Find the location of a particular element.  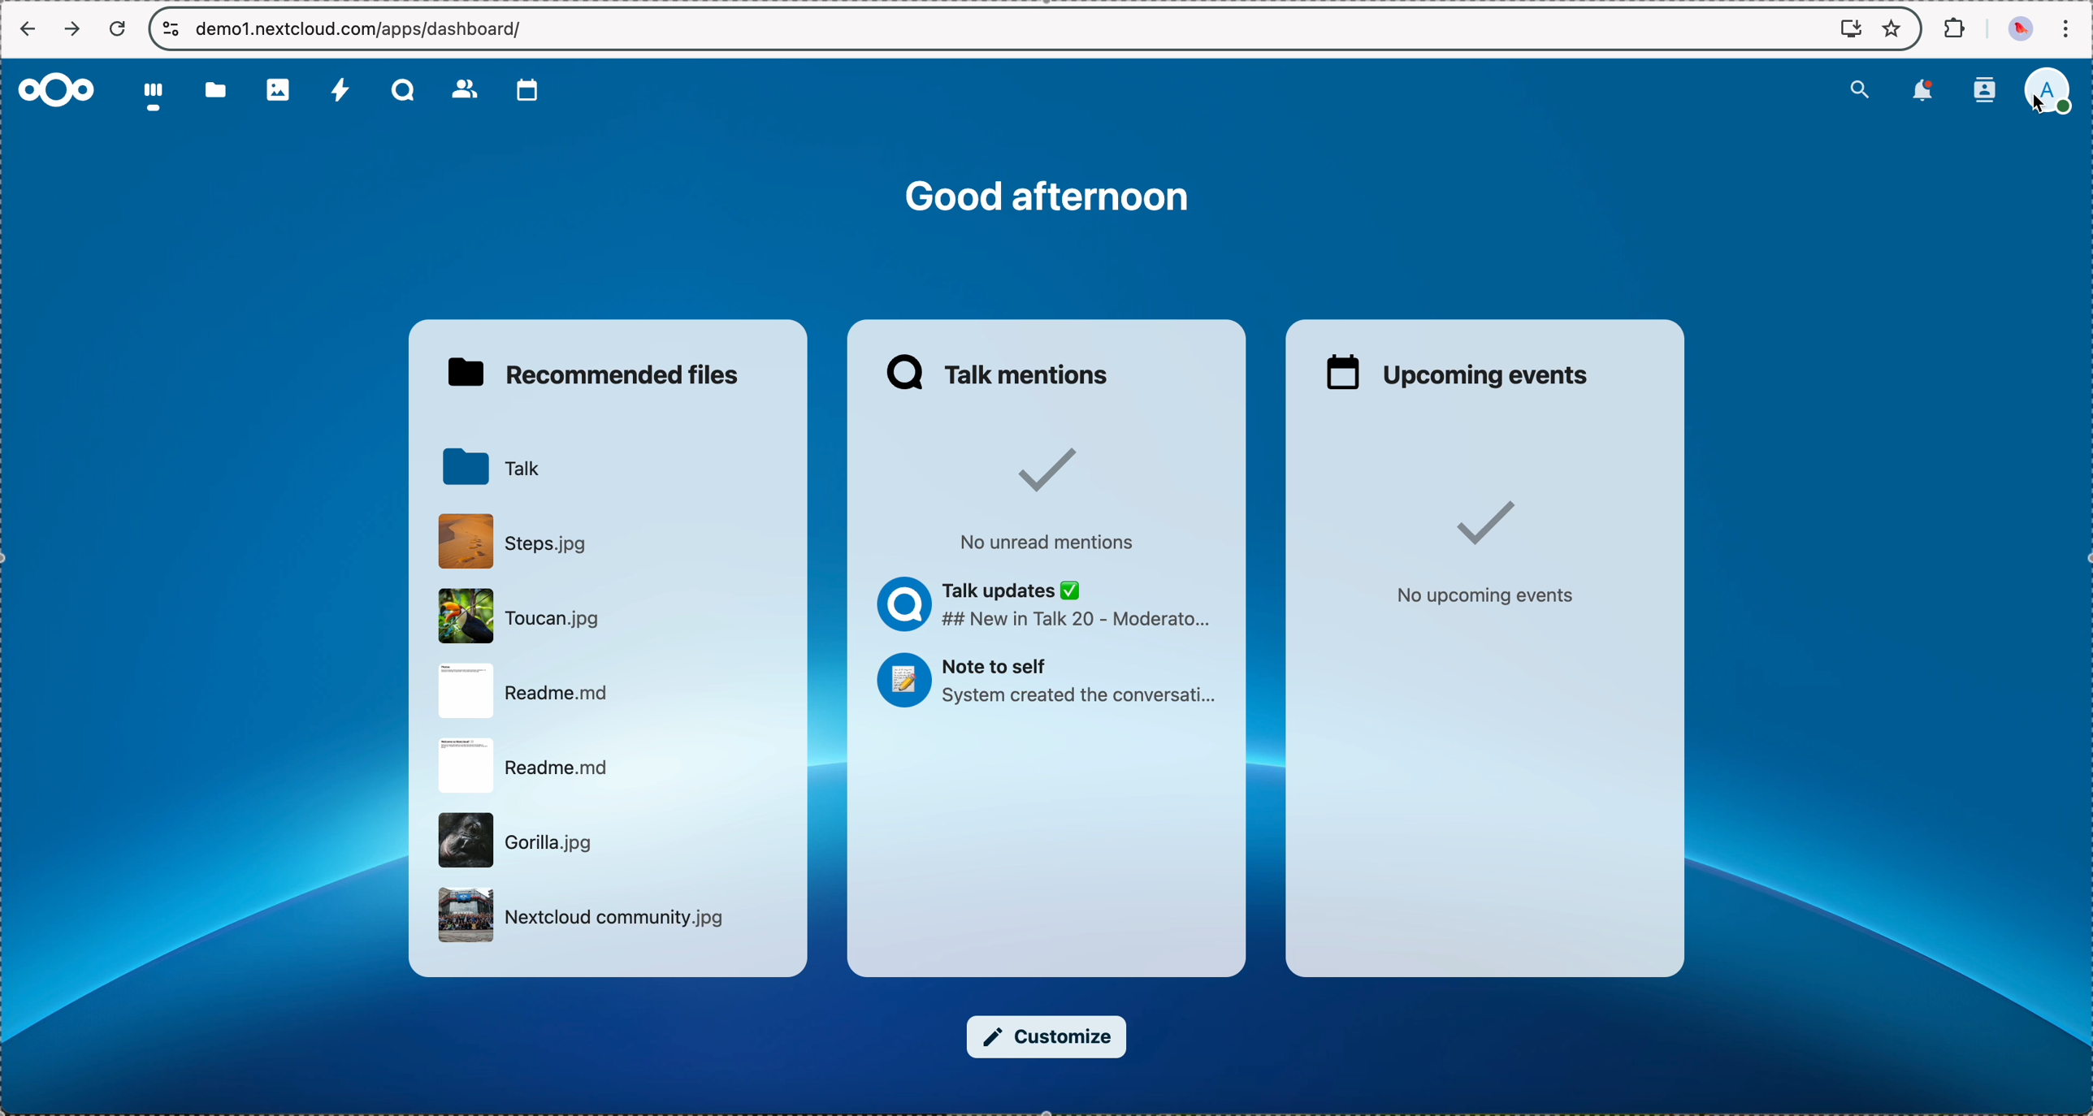

activity is located at coordinates (337, 92).